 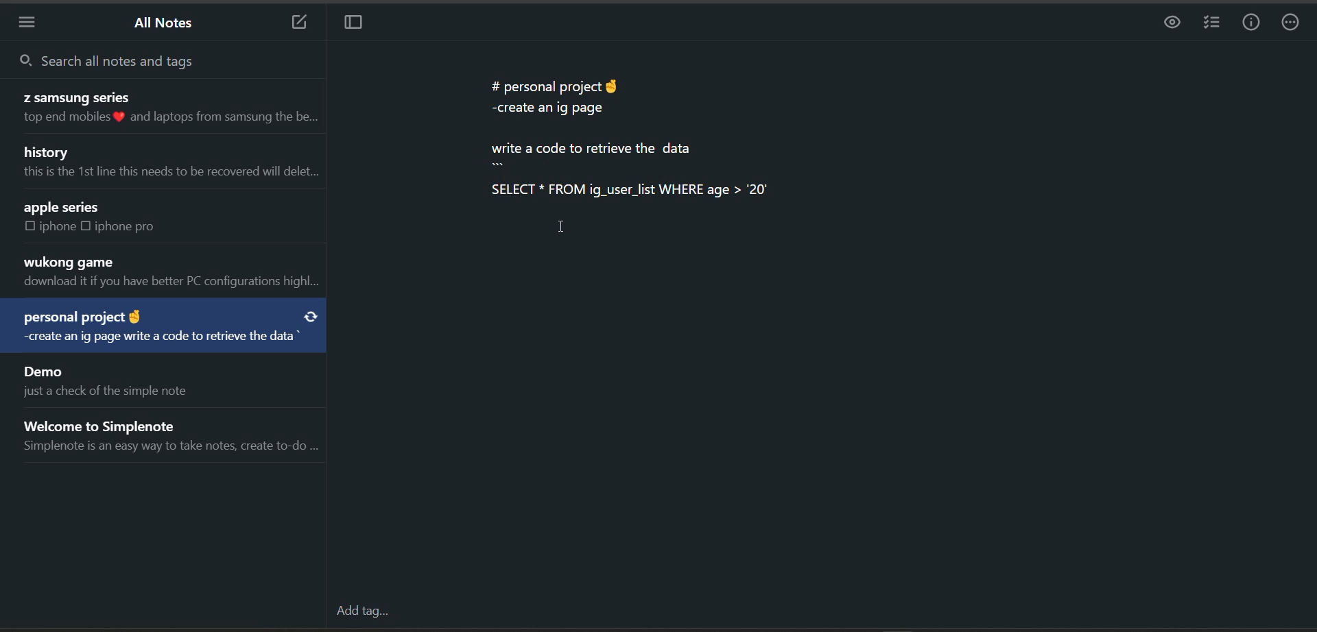 I want to click on note title  and preview, so click(x=161, y=108).